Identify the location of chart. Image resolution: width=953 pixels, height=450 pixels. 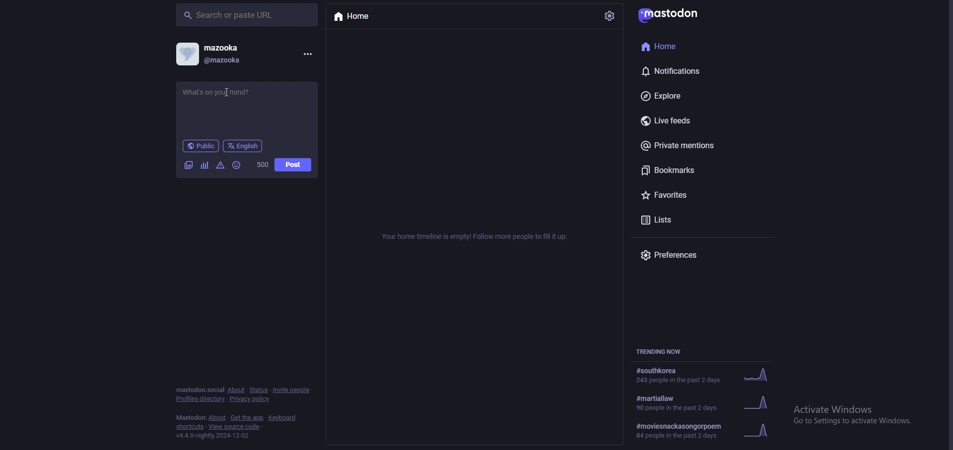
(205, 165).